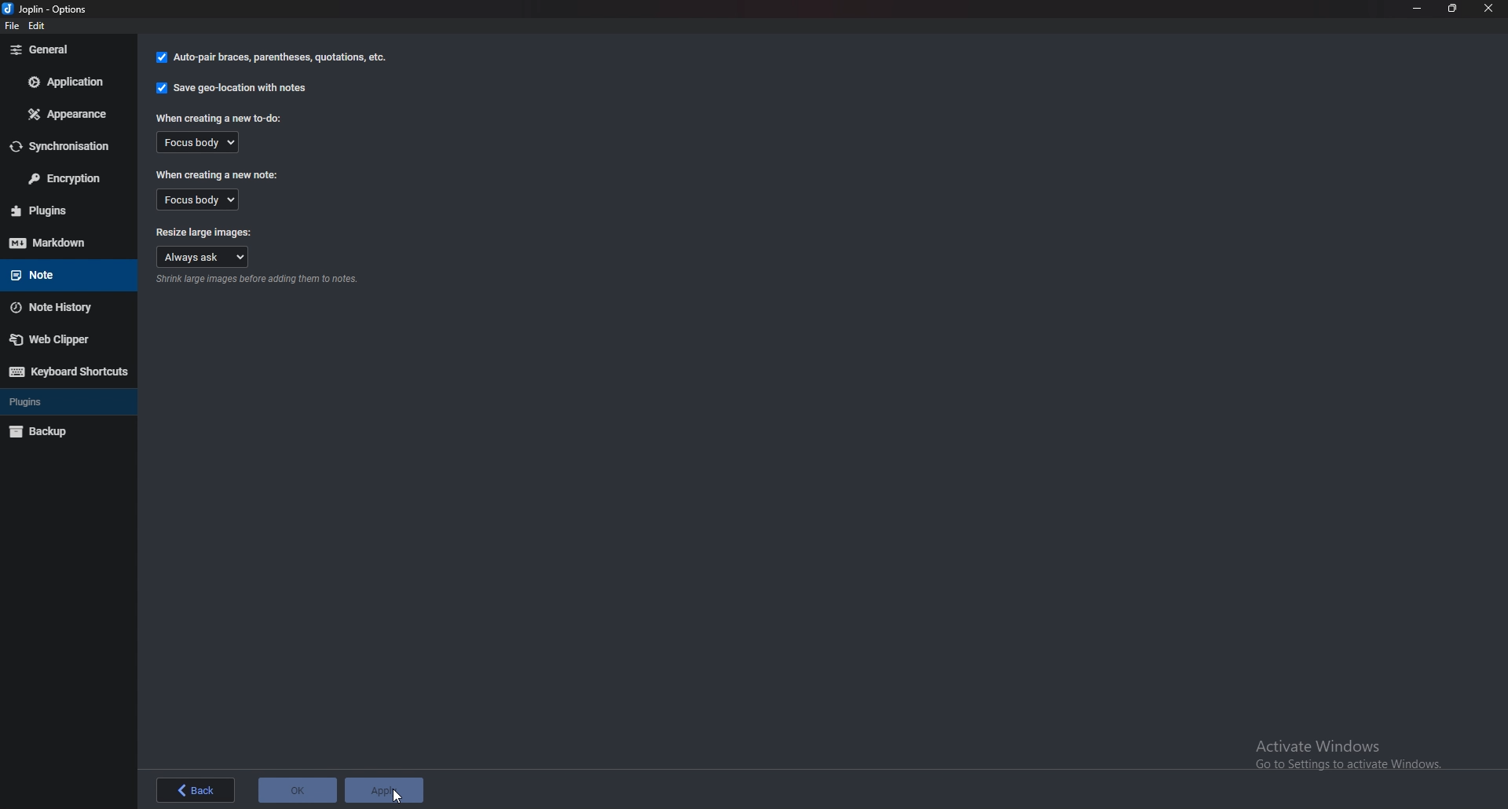 This screenshot has height=809, width=1508. What do you see at coordinates (199, 144) in the screenshot?
I see `Focus body` at bounding box center [199, 144].